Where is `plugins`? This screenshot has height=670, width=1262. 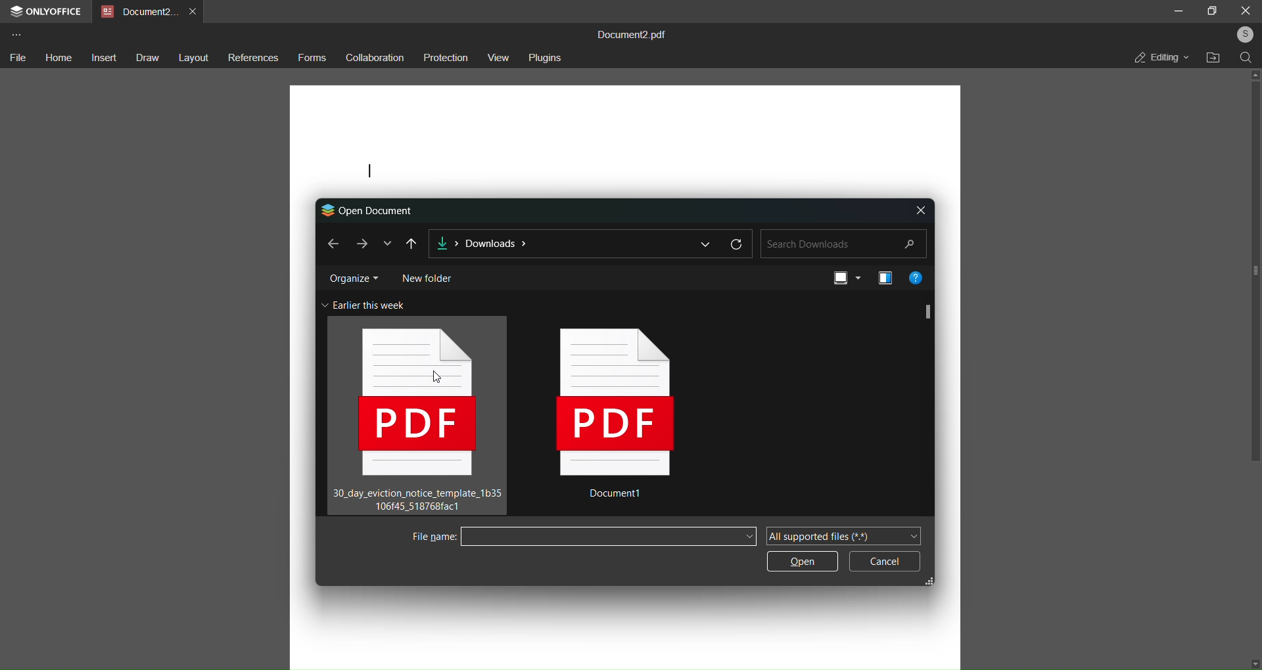 plugins is located at coordinates (547, 56).